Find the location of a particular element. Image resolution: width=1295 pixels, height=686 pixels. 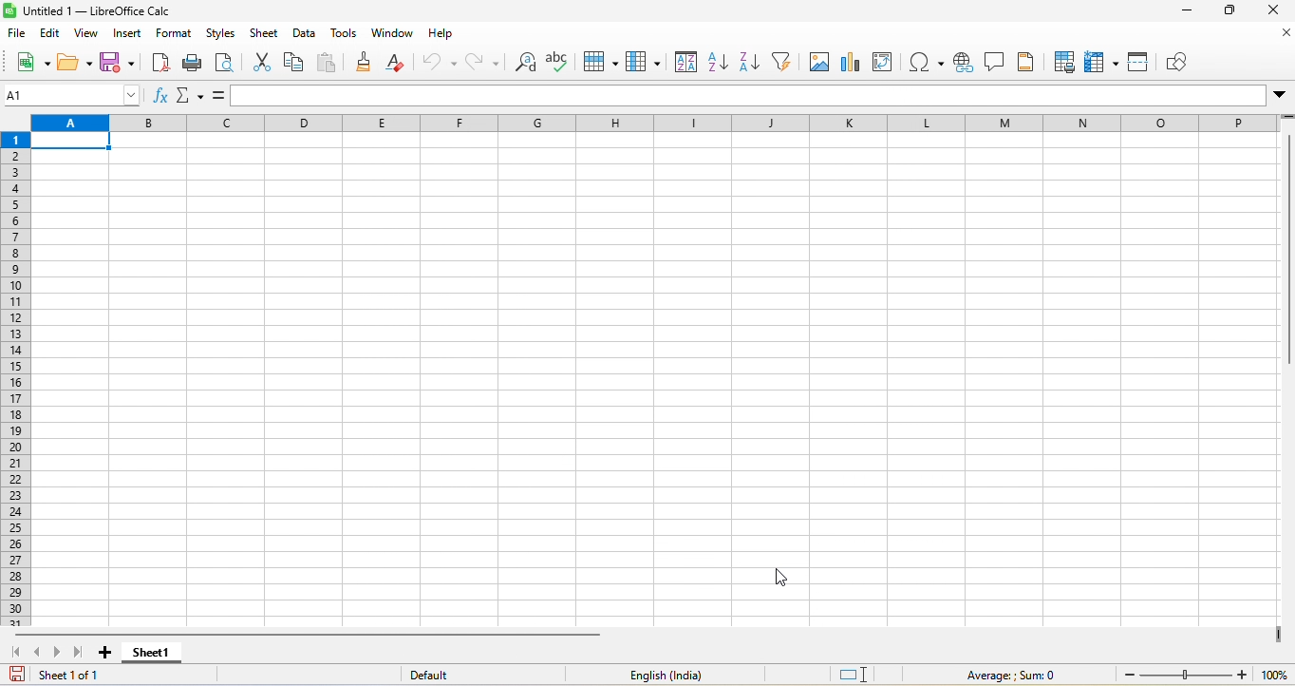

add sheet is located at coordinates (104, 651).